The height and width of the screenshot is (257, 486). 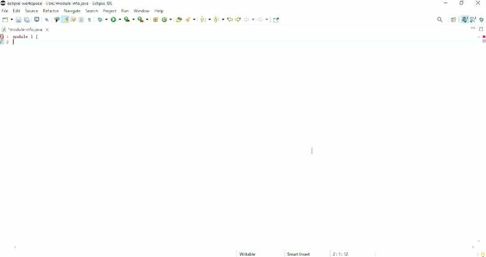 What do you see at coordinates (249, 19) in the screenshot?
I see `Back` at bounding box center [249, 19].